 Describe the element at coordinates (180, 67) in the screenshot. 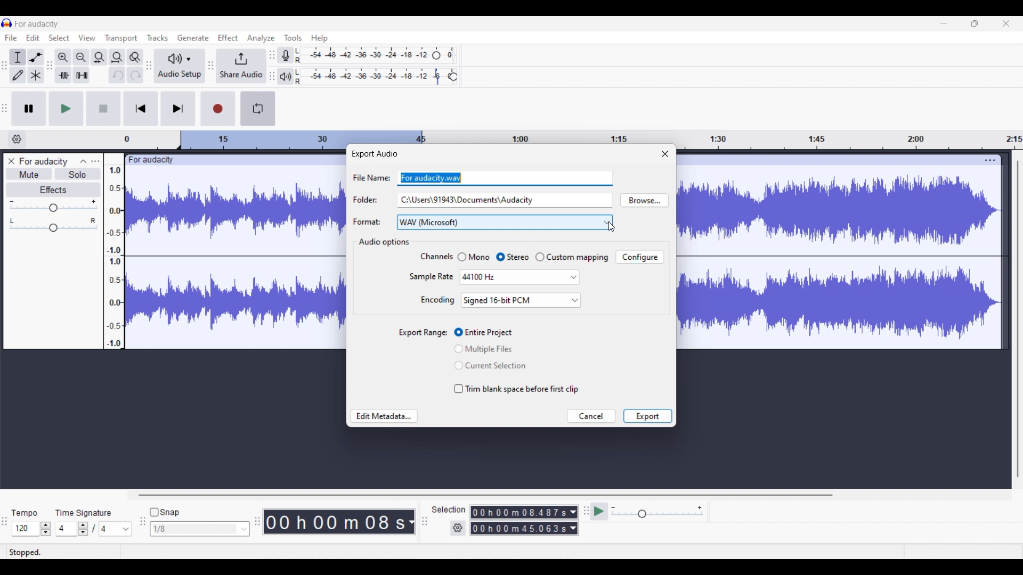

I see `Audio setup` at that location.